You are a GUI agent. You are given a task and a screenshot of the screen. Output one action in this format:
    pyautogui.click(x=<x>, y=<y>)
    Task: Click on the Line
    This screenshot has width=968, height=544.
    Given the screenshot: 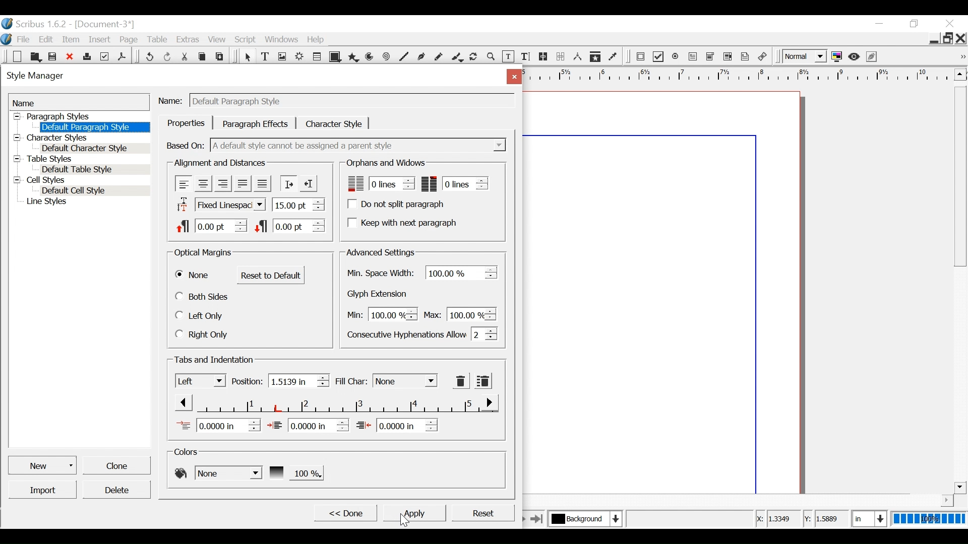 What is the action you would take?
    pyautogui.click(x=403, y=57)
    